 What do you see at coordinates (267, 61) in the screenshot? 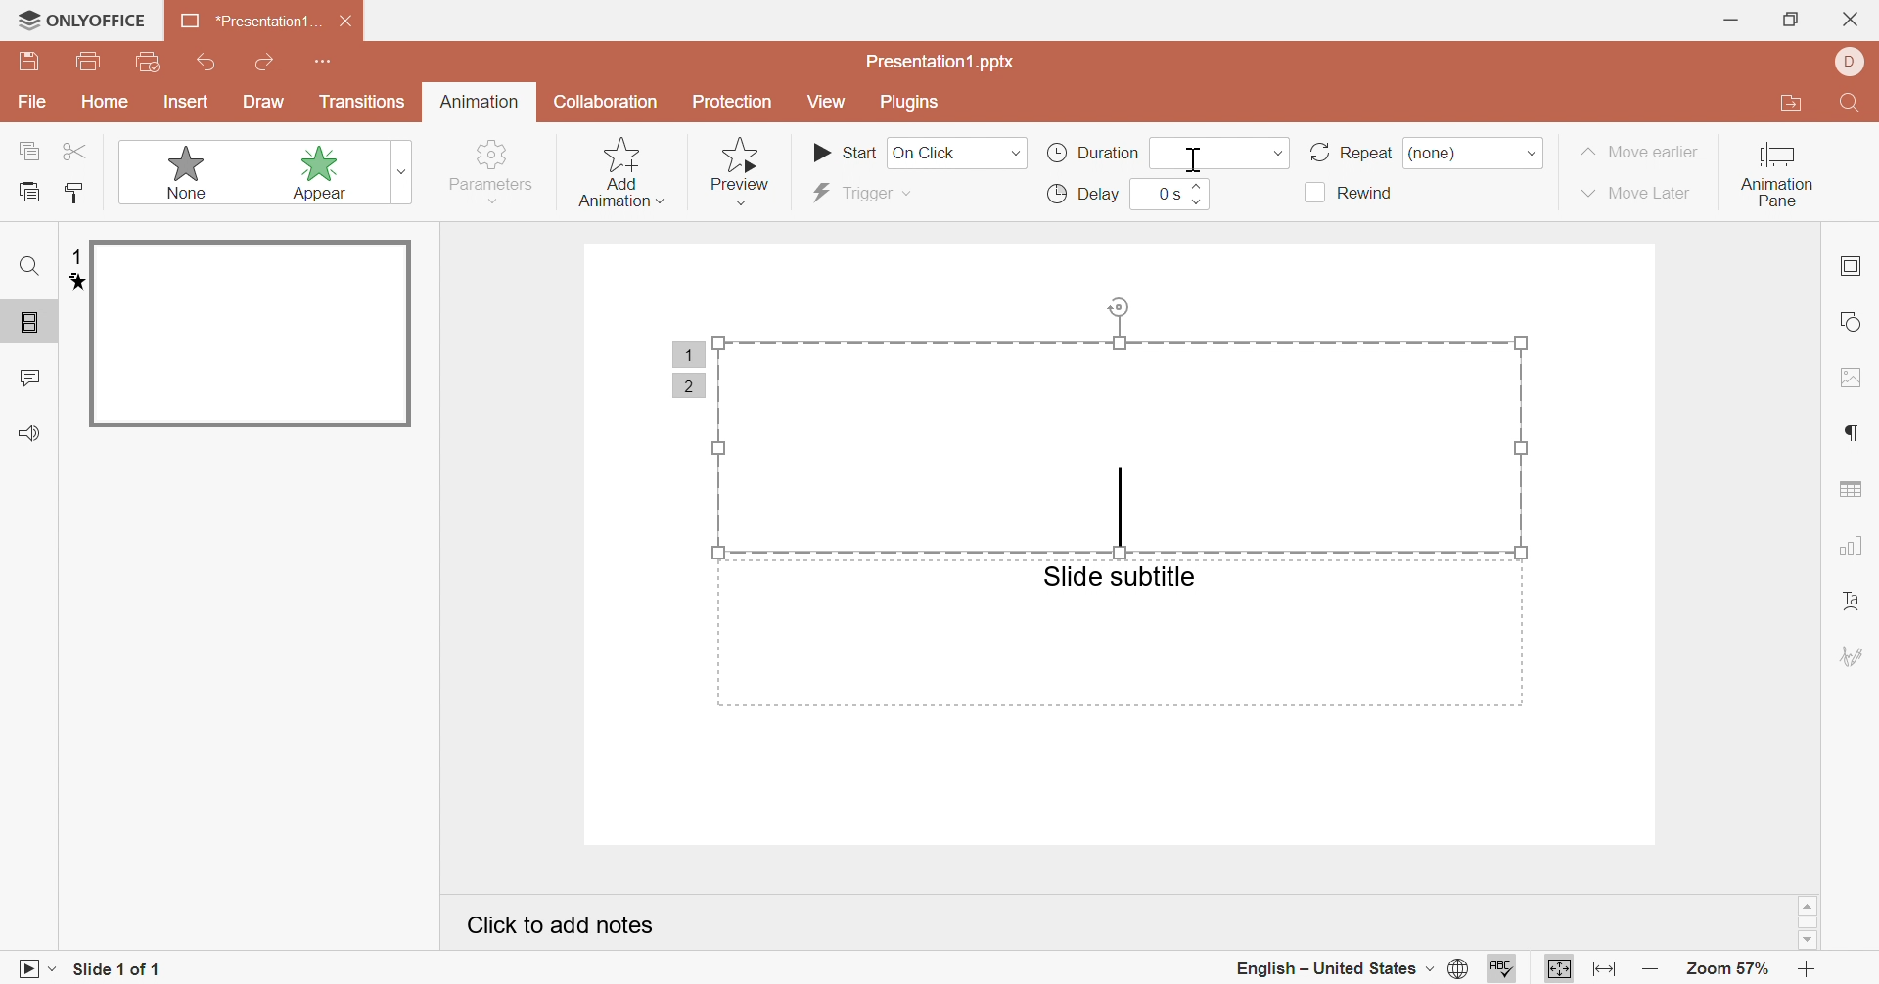
I see `redo` at bounding box center [267, 61].